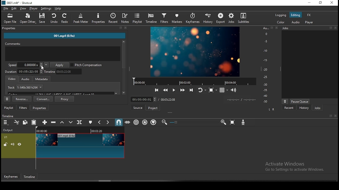 The width and height of the screenshot is (339, 190). I want to click on copy, so click(25, 123).